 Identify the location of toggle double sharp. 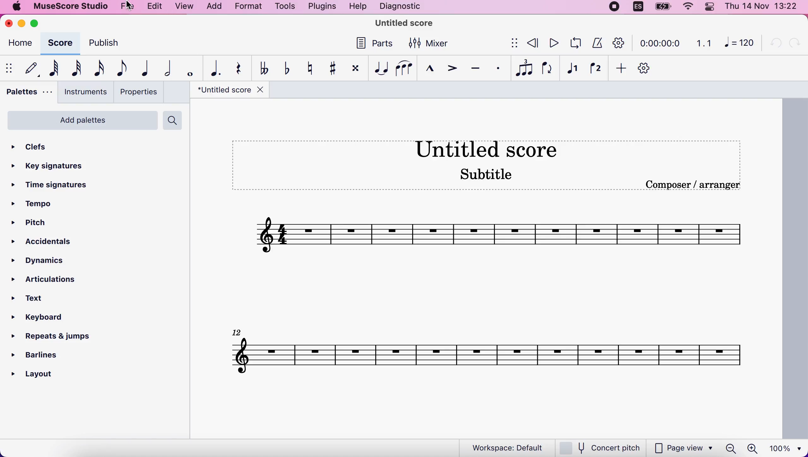
(354, 69).